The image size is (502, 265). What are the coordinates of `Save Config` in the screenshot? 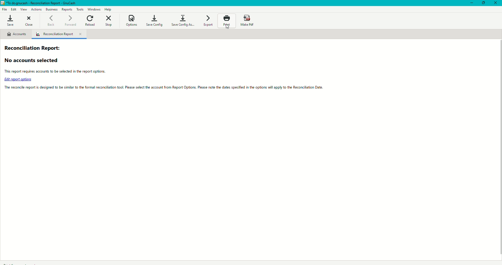 It's located at (154, 19).